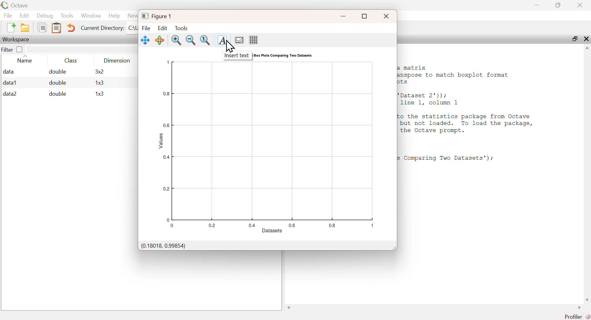 Image resolution: width=591 pixels, height=320 pixels. What do you see at coordinates (229, 47) in the screenshot?
I see `cursor` at bounding box center [229, 47].